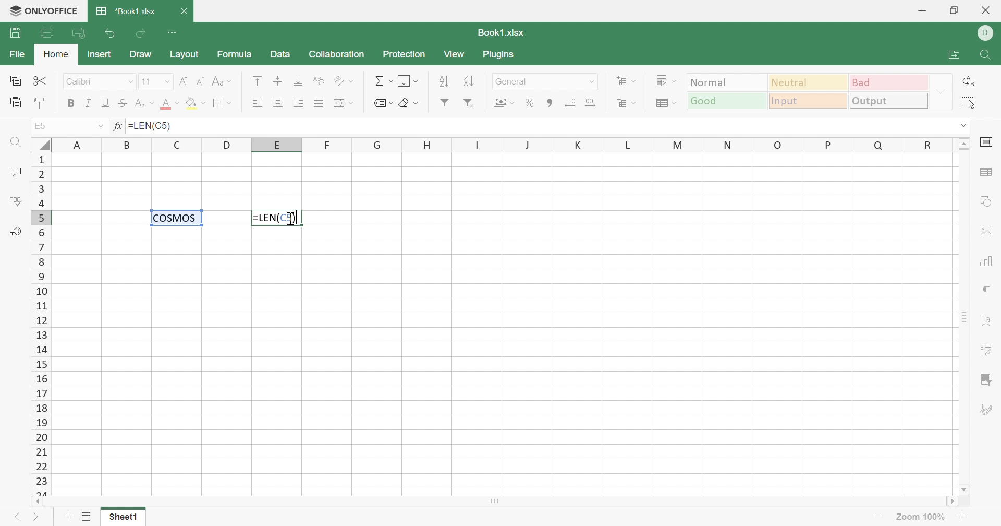  What do you see at coordinates (955, 55) in the screenshot?
I see `Open file location` at bounding box center [955, 55].